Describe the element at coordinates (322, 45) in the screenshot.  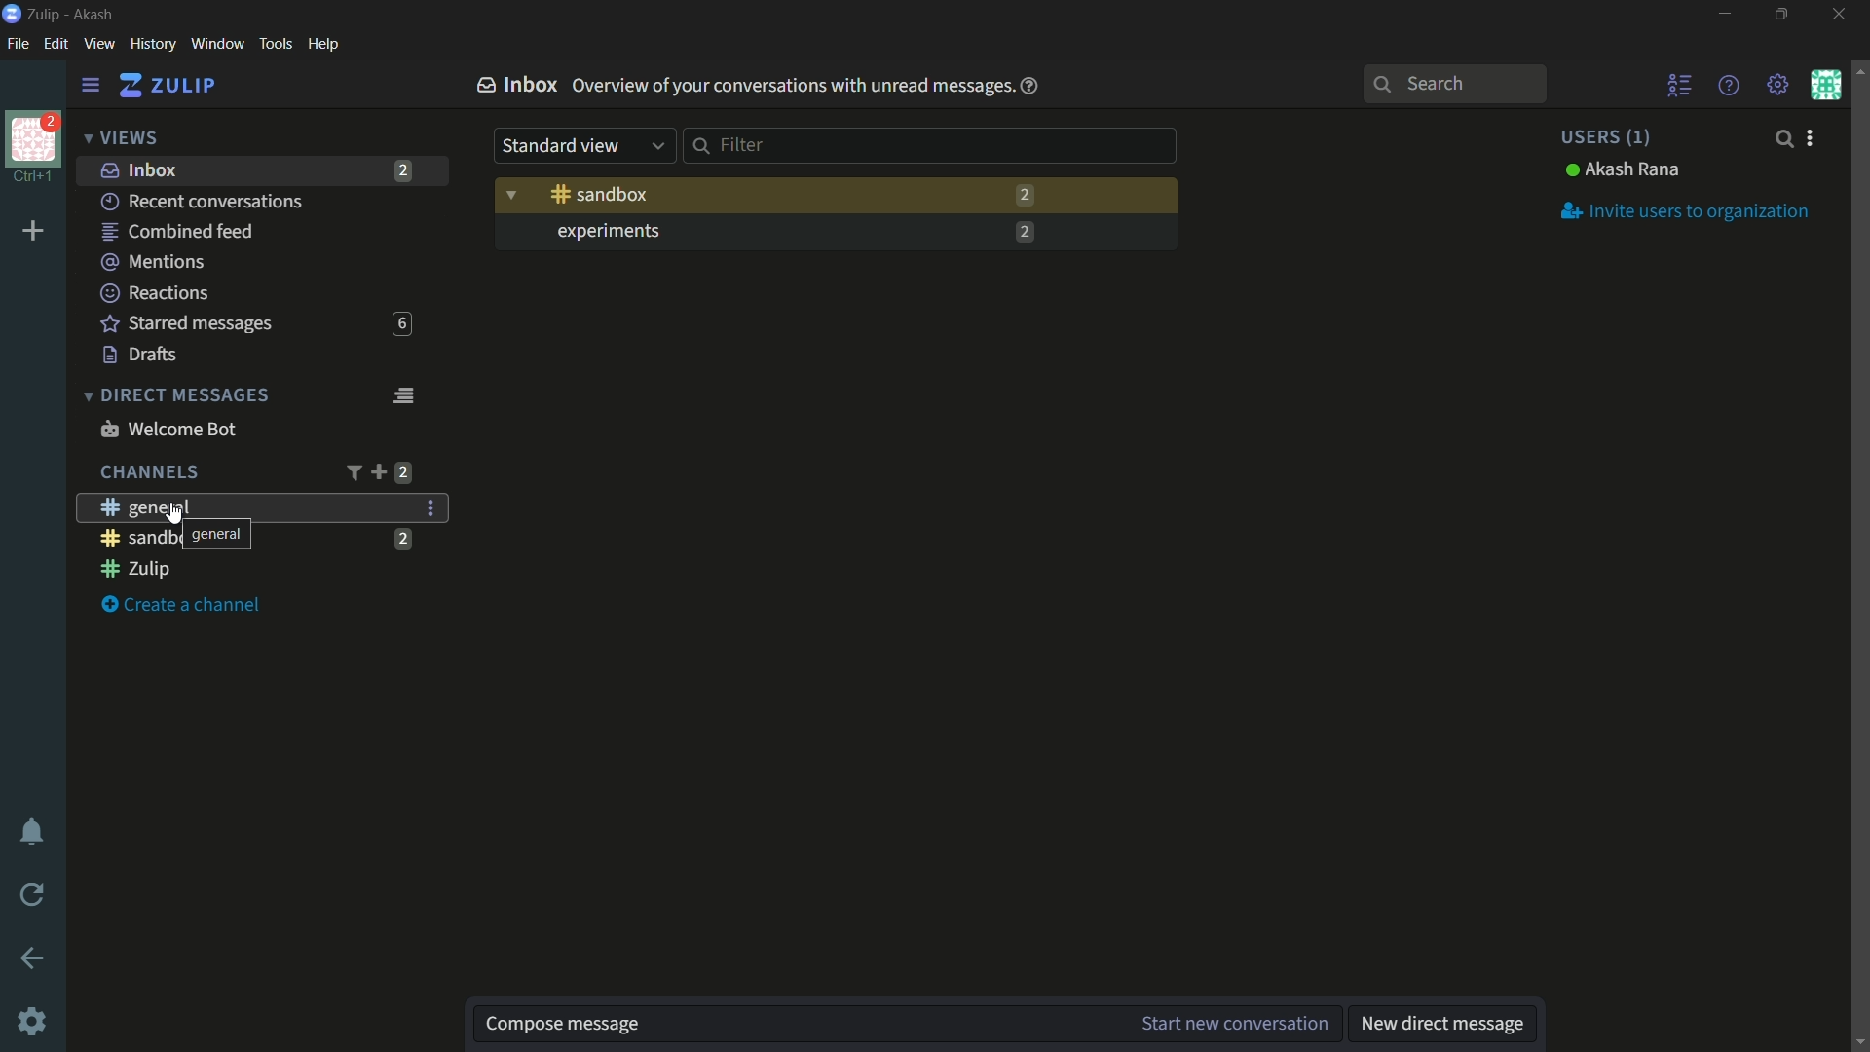
I see `help menu` at that location.